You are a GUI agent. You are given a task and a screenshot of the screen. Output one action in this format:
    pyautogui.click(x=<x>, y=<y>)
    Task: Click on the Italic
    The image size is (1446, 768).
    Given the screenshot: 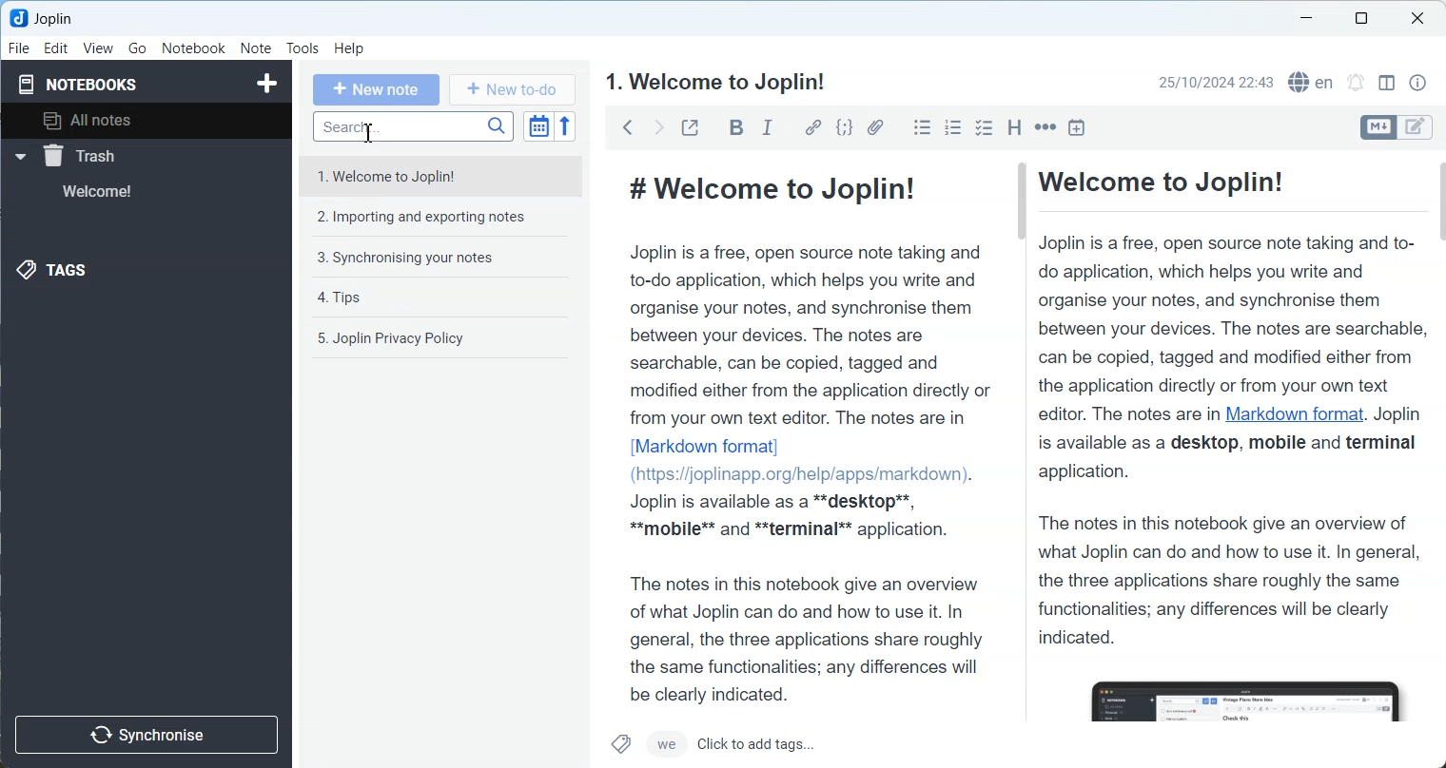 What is the action you would take?
    pyautogui.click(x=770, y=127)
    